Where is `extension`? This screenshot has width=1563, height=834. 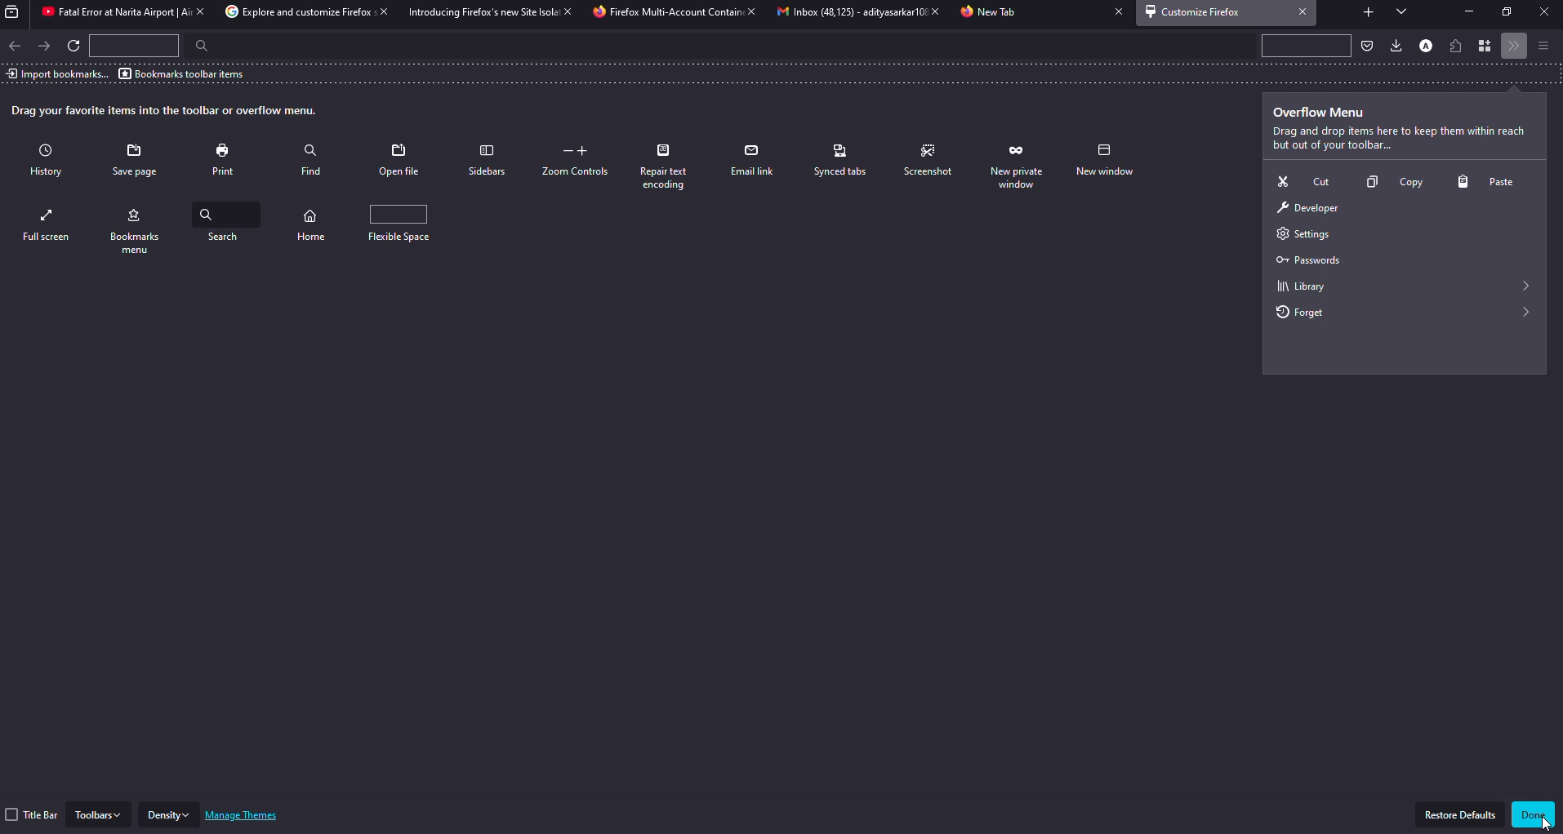
extension is located at coordinates (1458, 44).